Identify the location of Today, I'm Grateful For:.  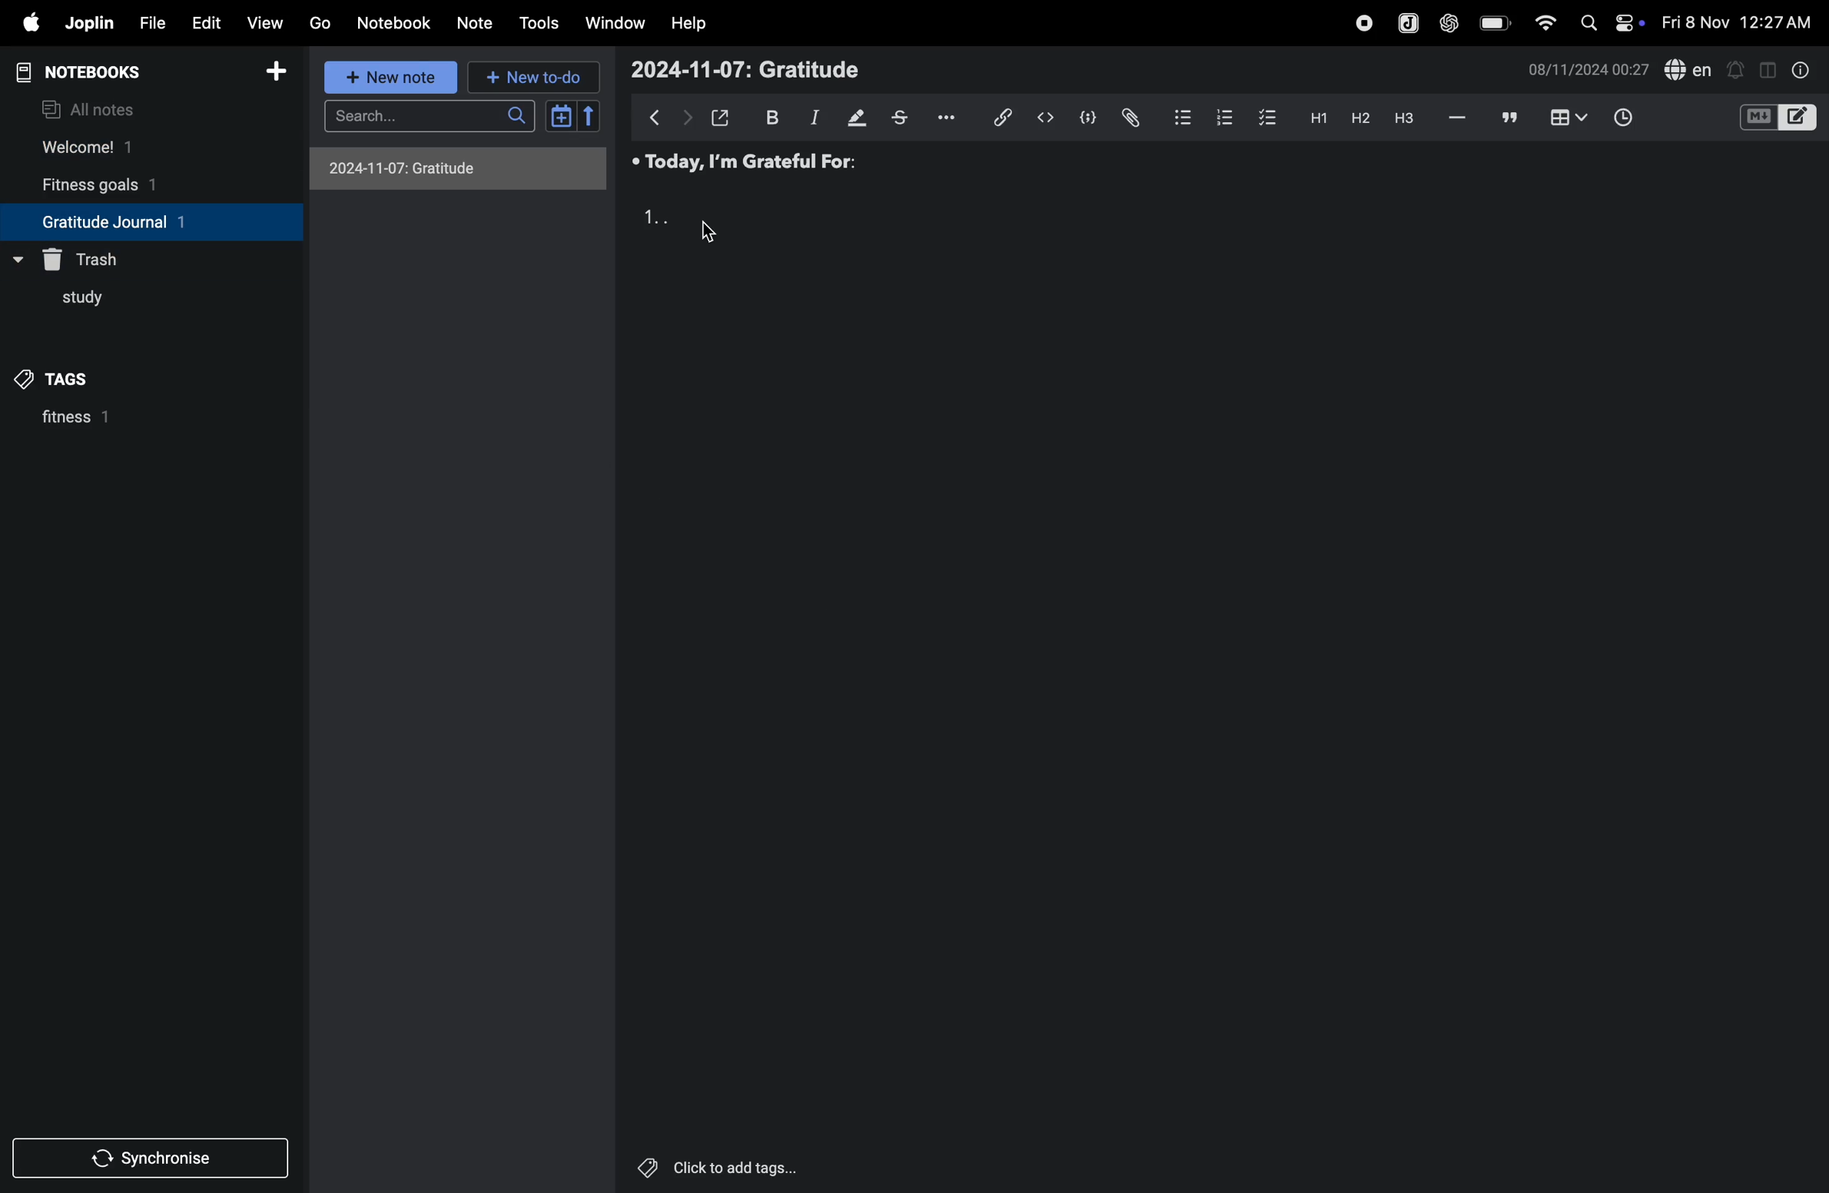
(747, 160).